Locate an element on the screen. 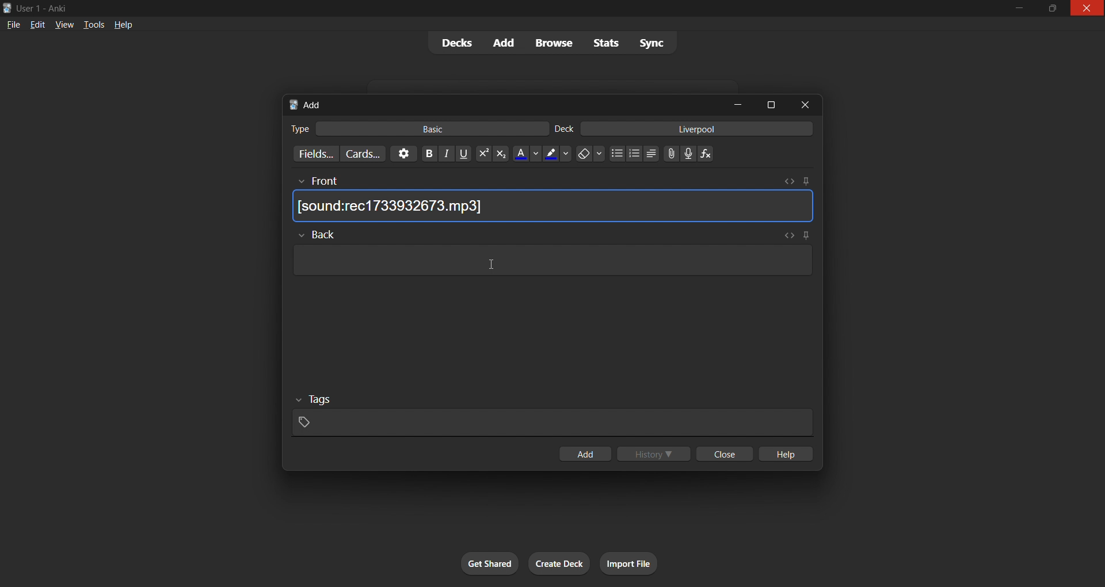 The width and height of the screenshot is (1105, 587). close is located at coordinates (1087, 10).